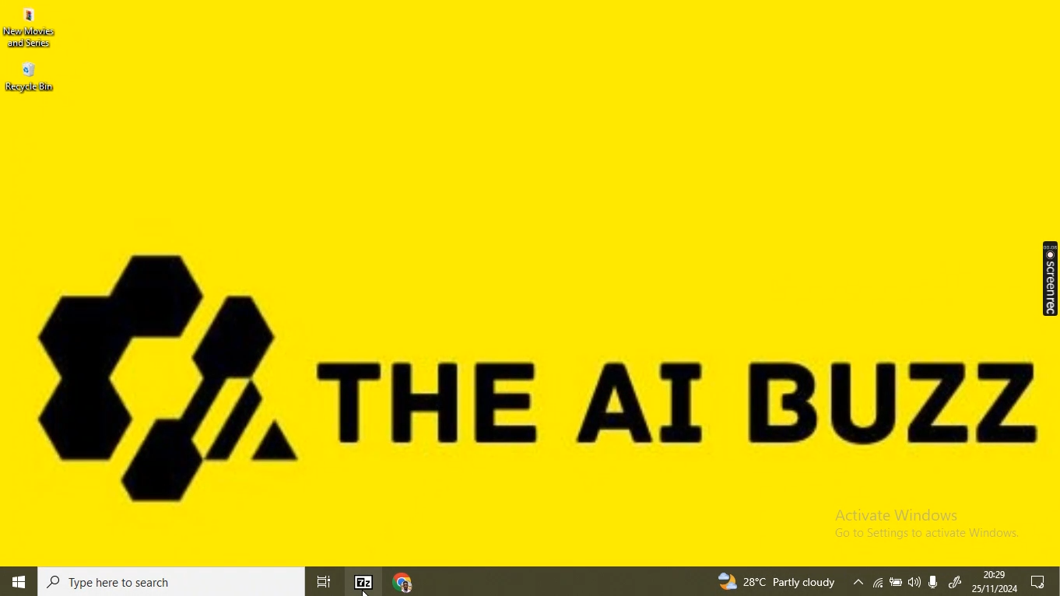  I want to click on show hidden icon, so click(858, 583).